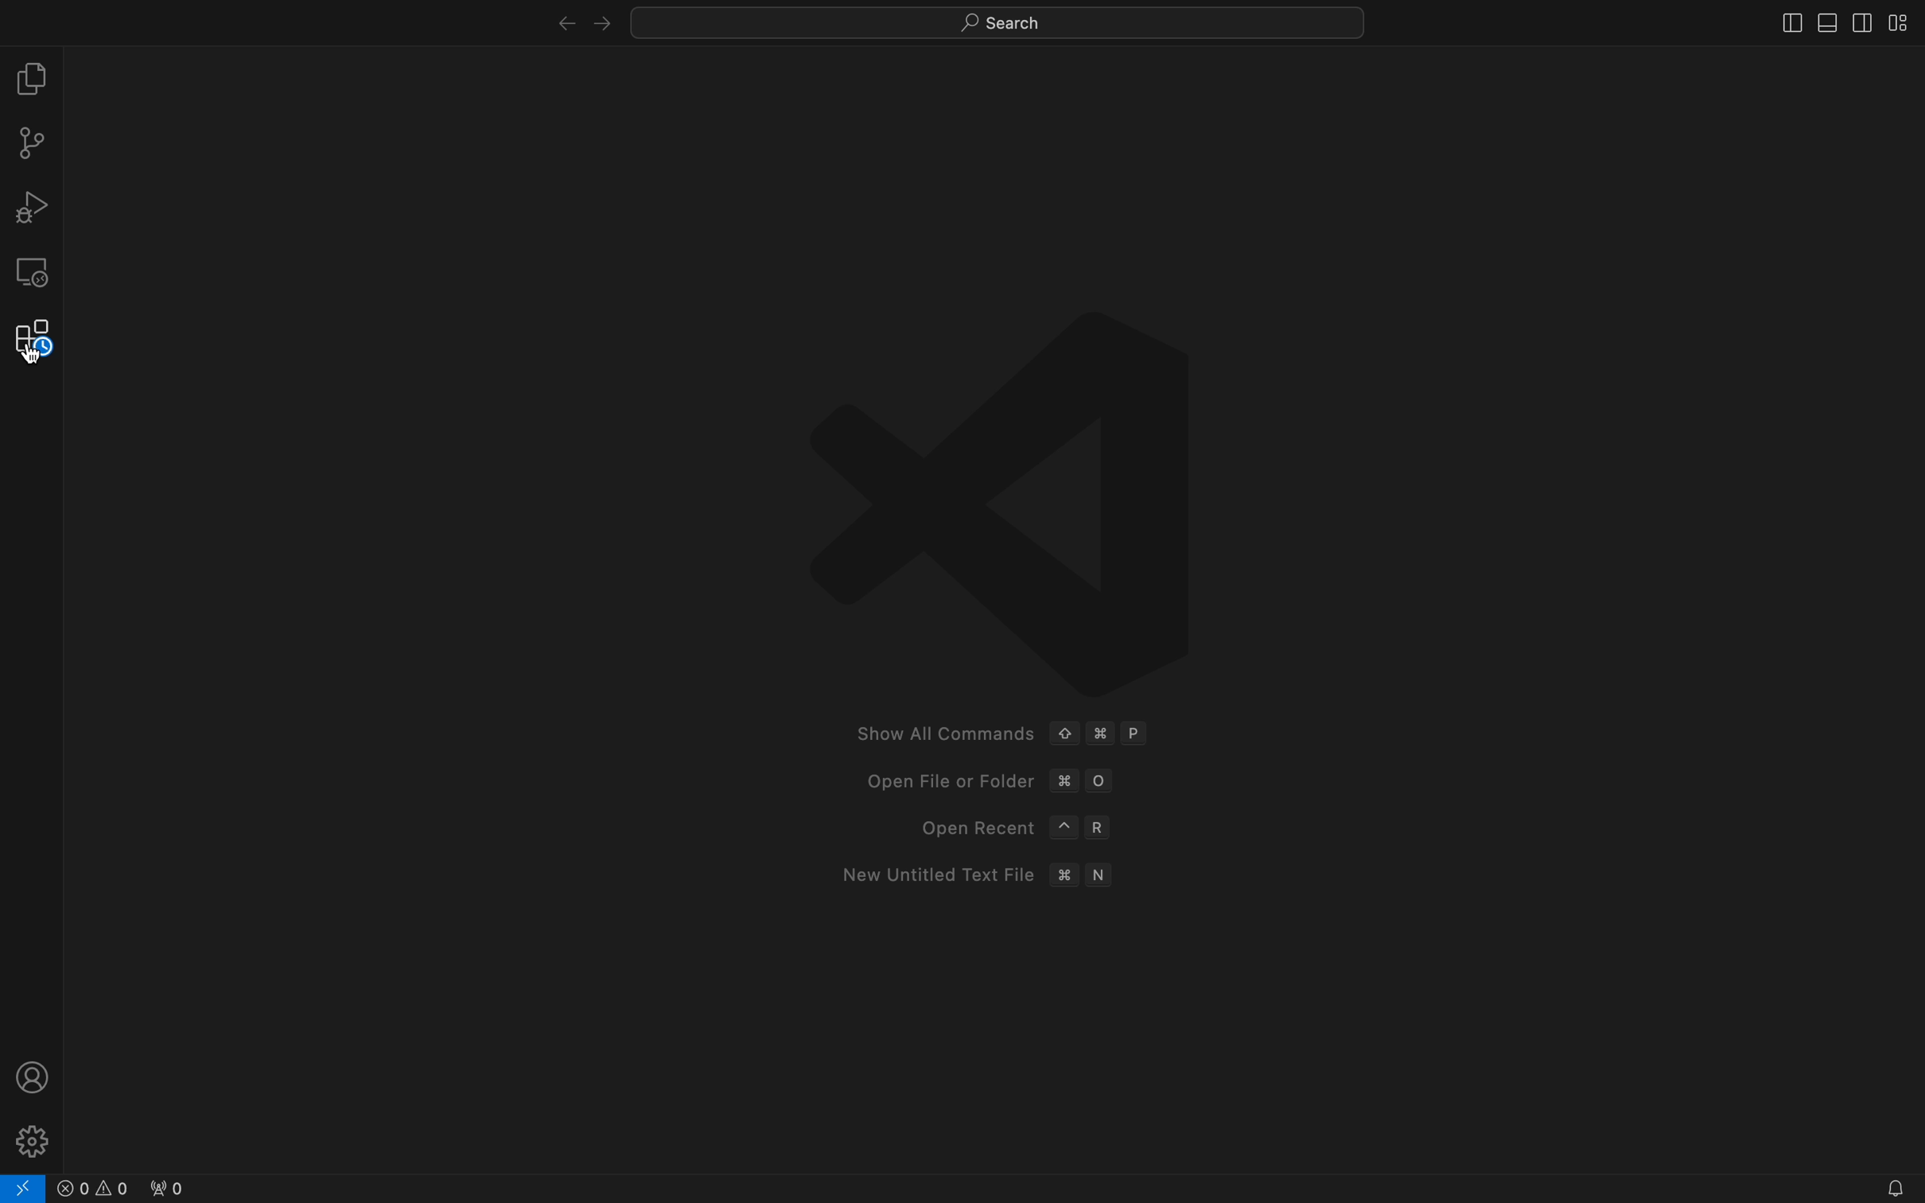 The height and width of the screenshot is (1203, 1925). Describe the element at coordinates (34, 1139) in the screenshot. I see `settings` at that location.